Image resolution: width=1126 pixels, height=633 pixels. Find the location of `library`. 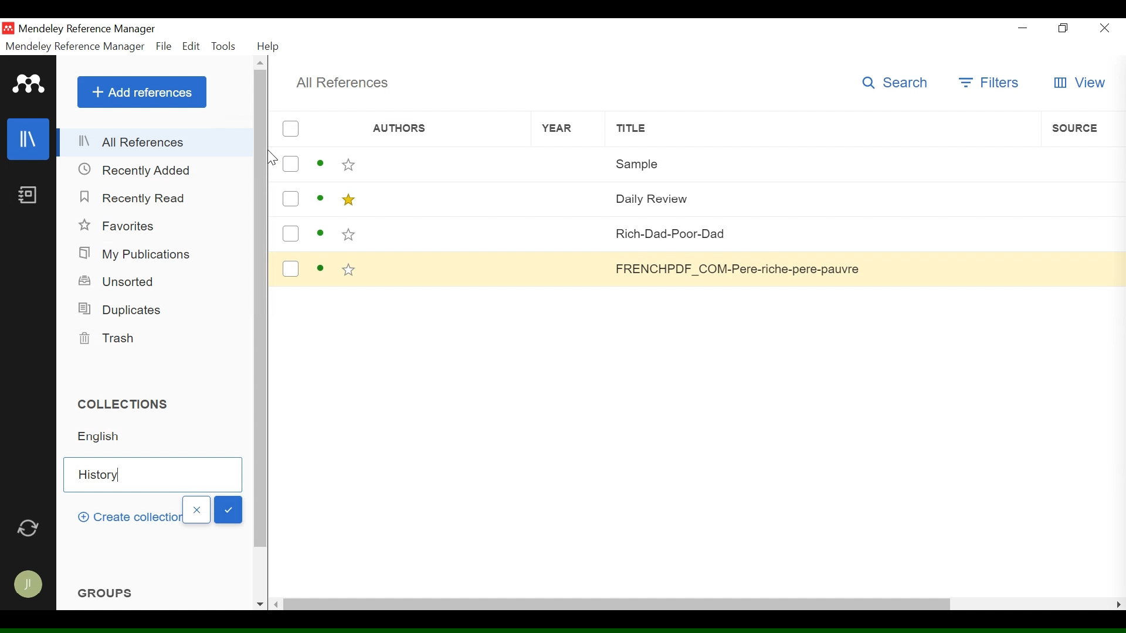

library is located at coordinates (29, 141).